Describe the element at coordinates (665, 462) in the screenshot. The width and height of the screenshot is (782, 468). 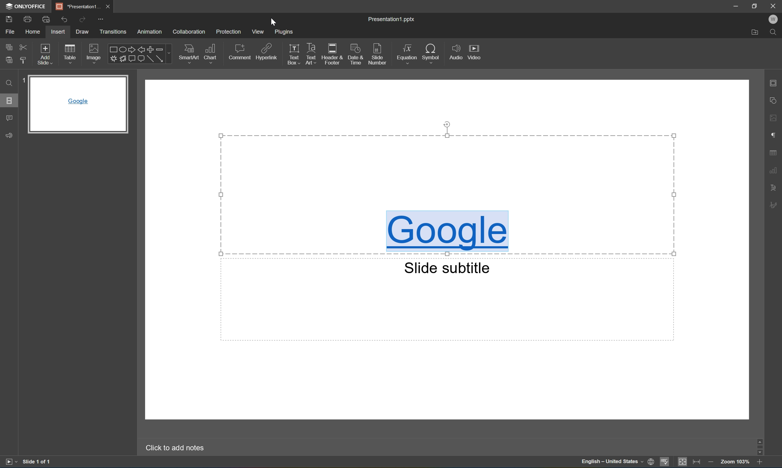
I see `Spell checking` at that location.